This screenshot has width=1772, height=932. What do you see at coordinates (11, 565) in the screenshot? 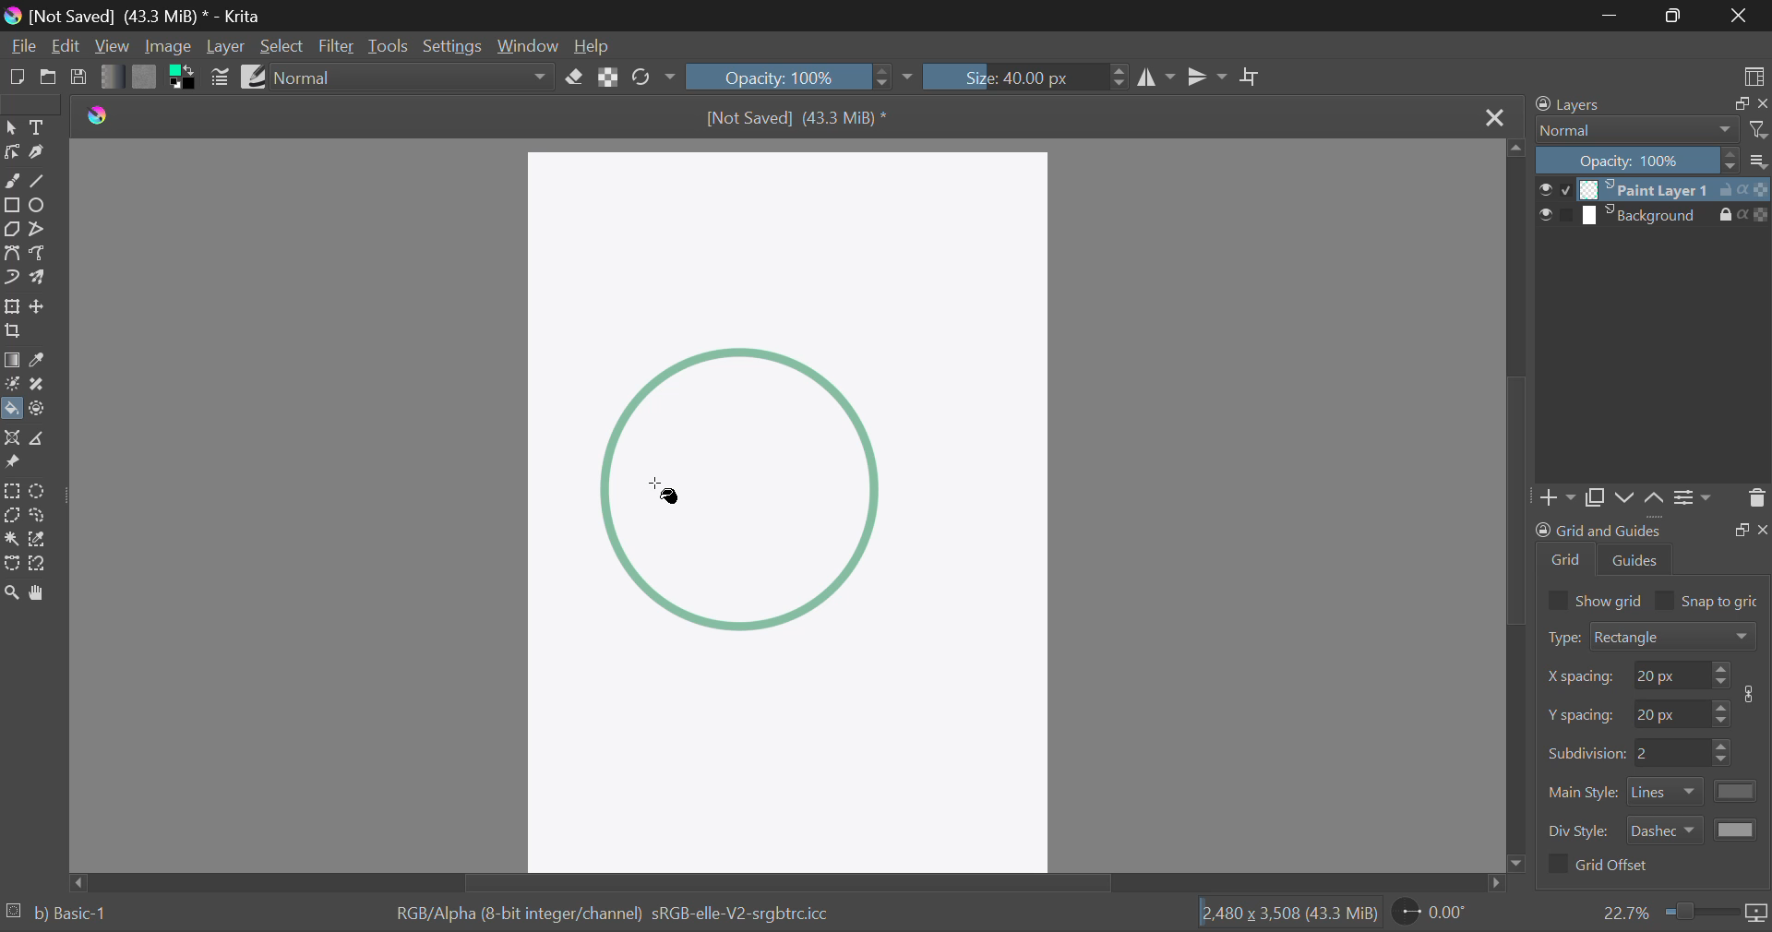
I see `Bezier Curve Selection` at bounding box center [11, 565].